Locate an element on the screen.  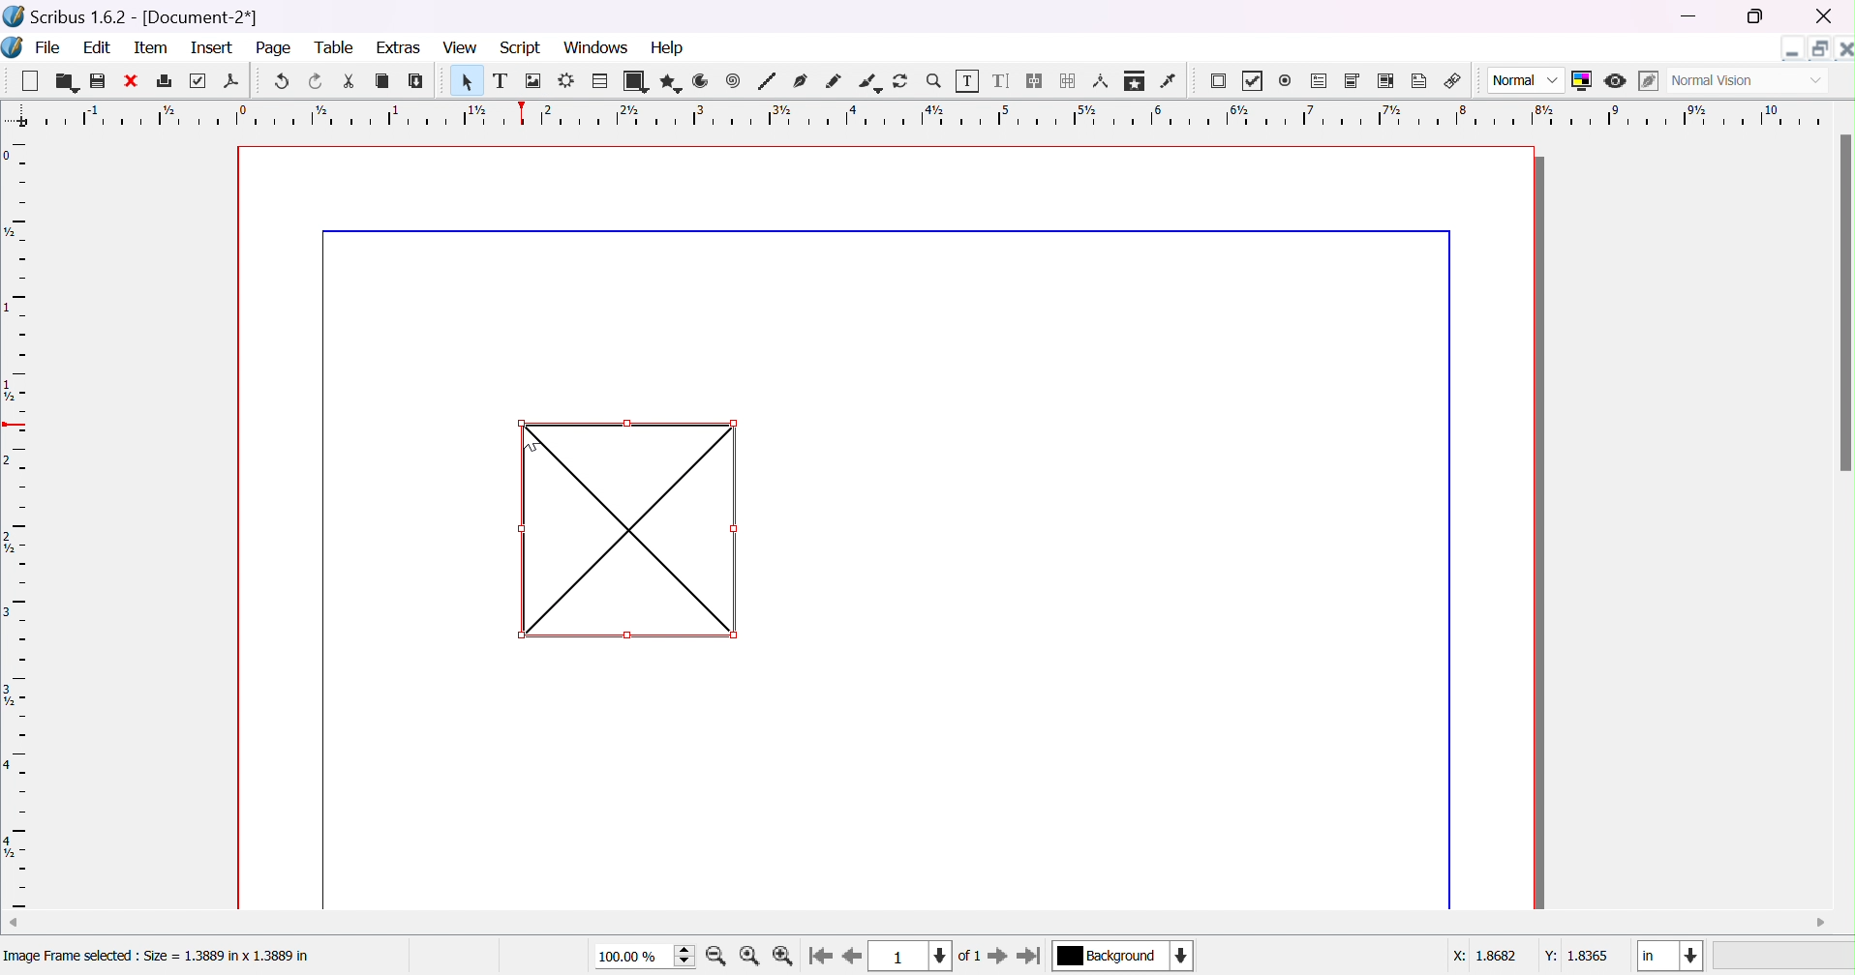
table is located at coordinates (599, 78).